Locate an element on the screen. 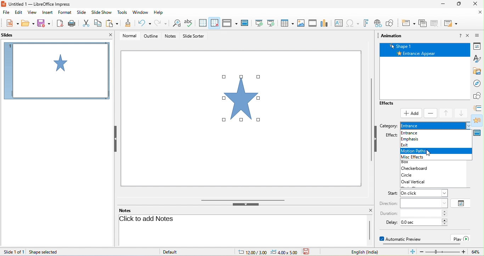  window is located at coordinates (141, 13).